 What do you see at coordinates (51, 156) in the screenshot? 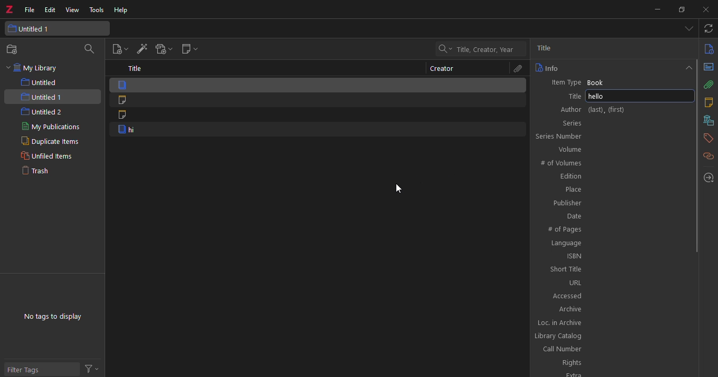
I see `unfiled items` at bounding box center [51, 156].